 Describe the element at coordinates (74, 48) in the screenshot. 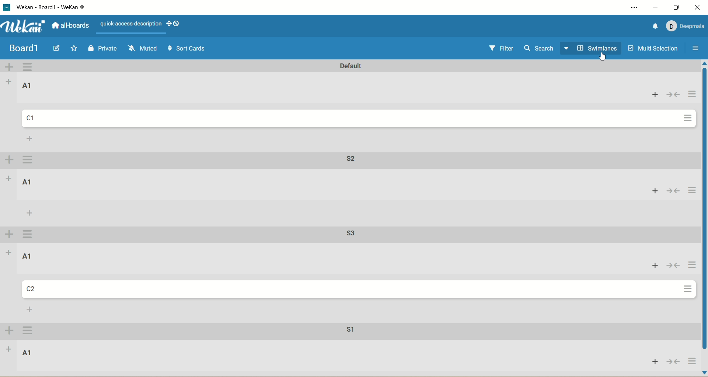

I see `favorite` at that location.